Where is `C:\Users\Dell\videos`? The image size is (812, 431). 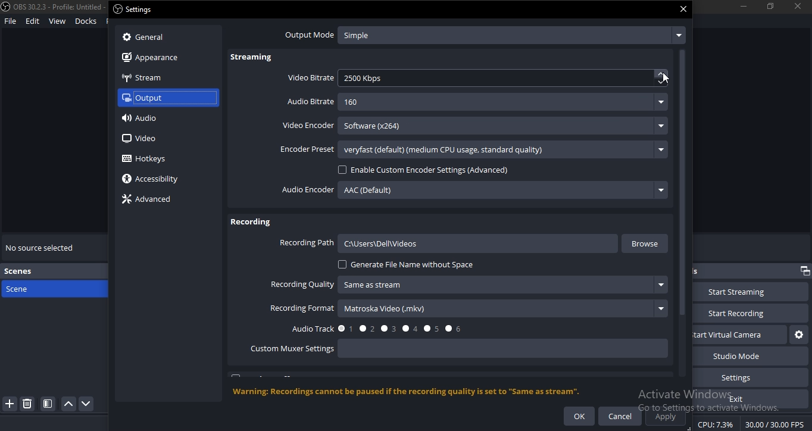
C:\Users\Dell\videos is located at coordinates (479, 243).